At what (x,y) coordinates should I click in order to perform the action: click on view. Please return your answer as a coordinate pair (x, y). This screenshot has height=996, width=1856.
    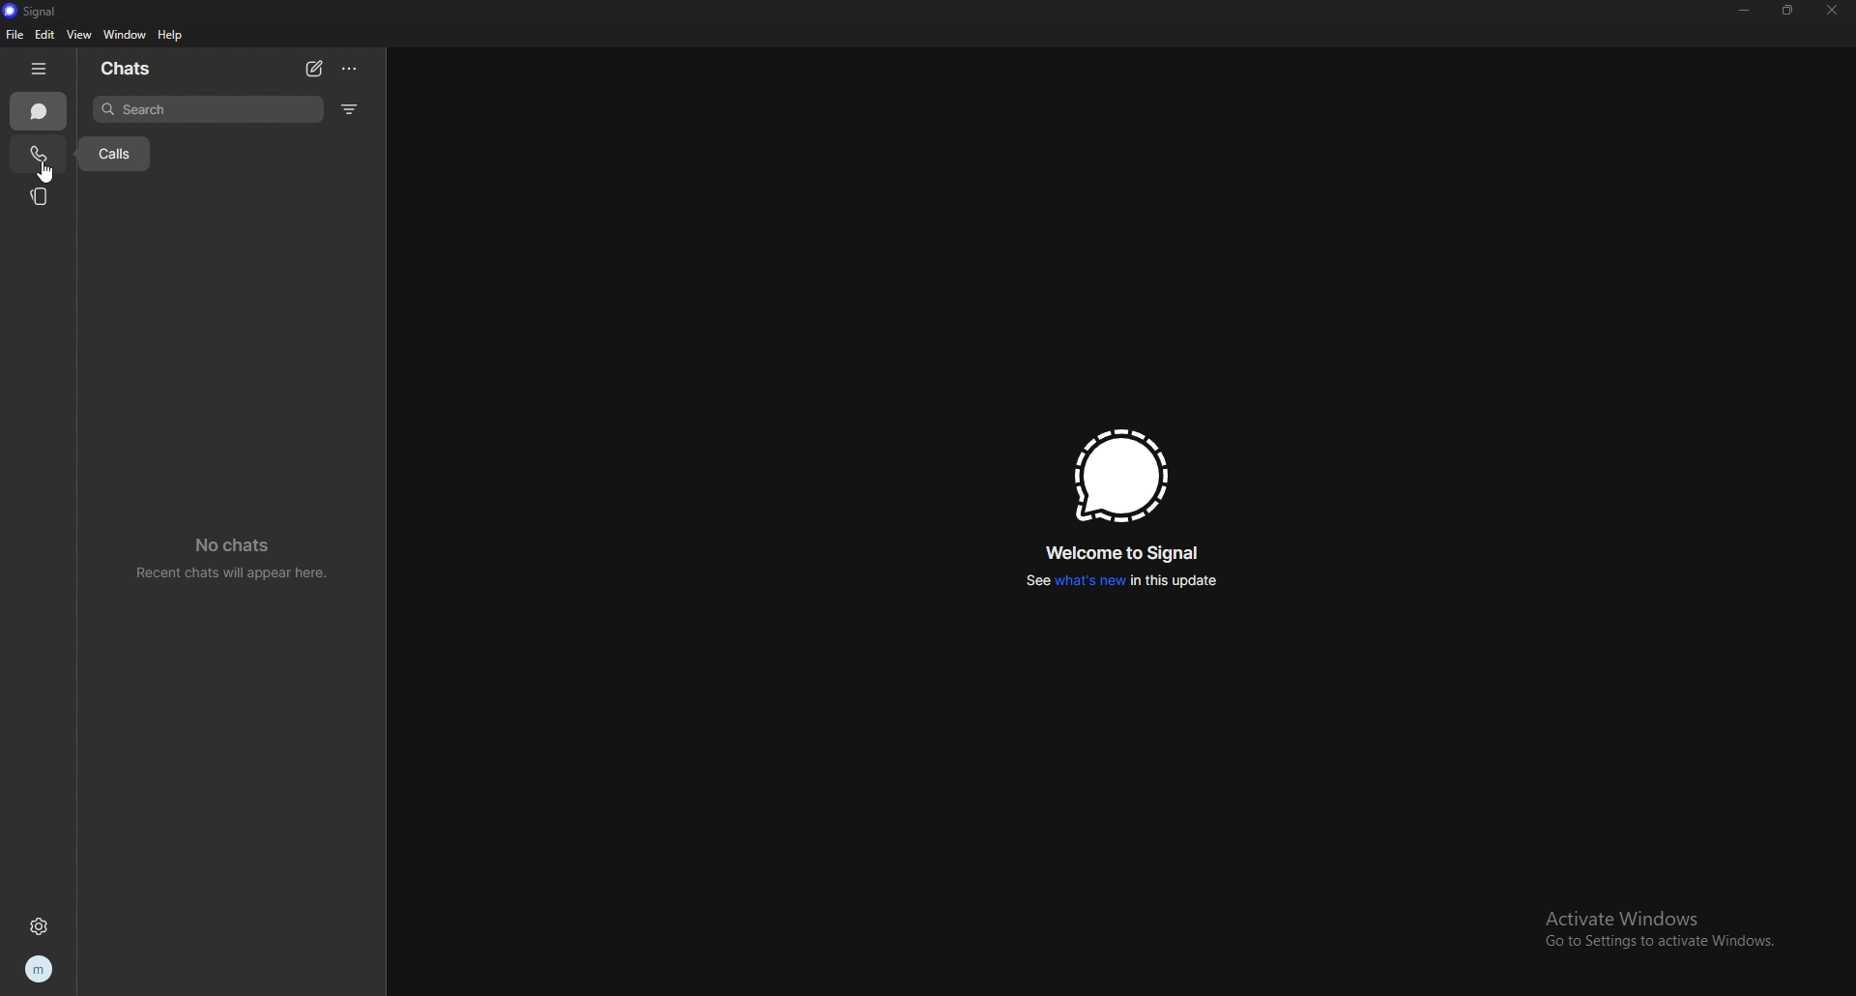
    Looking at the image, I should click on (81, 34).